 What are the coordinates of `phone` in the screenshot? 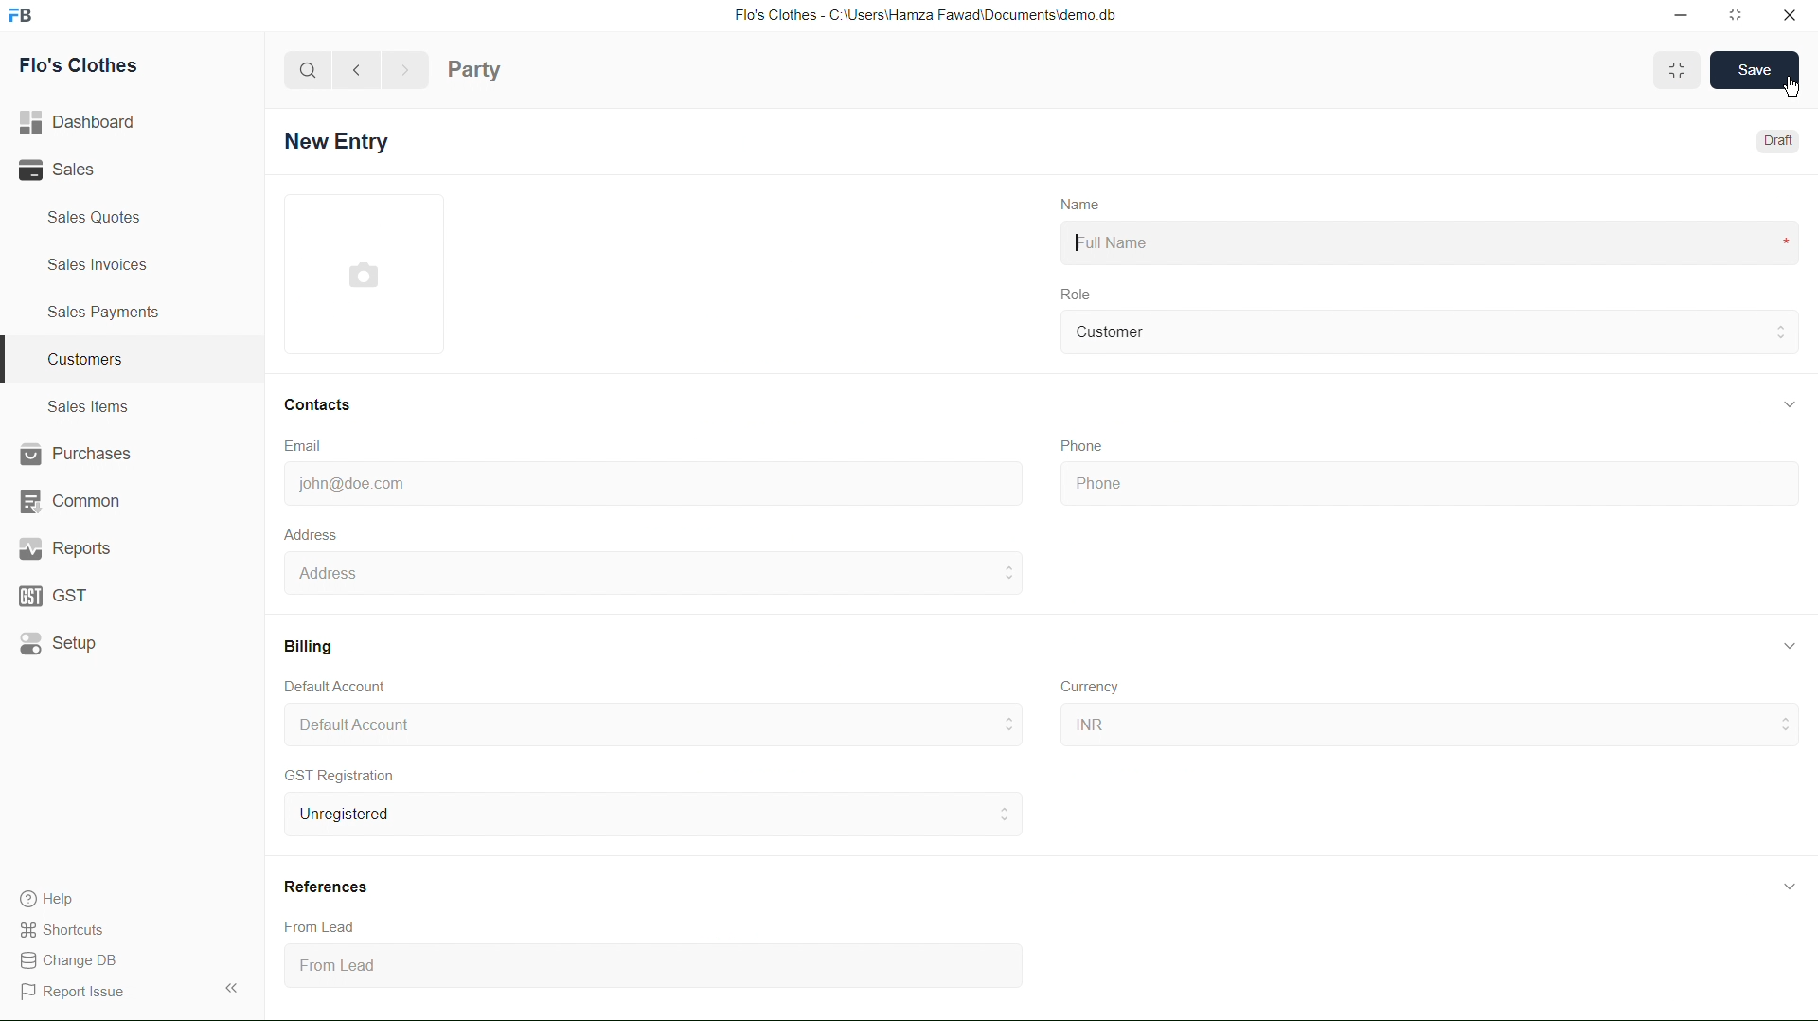 It's located at (1406, 484).